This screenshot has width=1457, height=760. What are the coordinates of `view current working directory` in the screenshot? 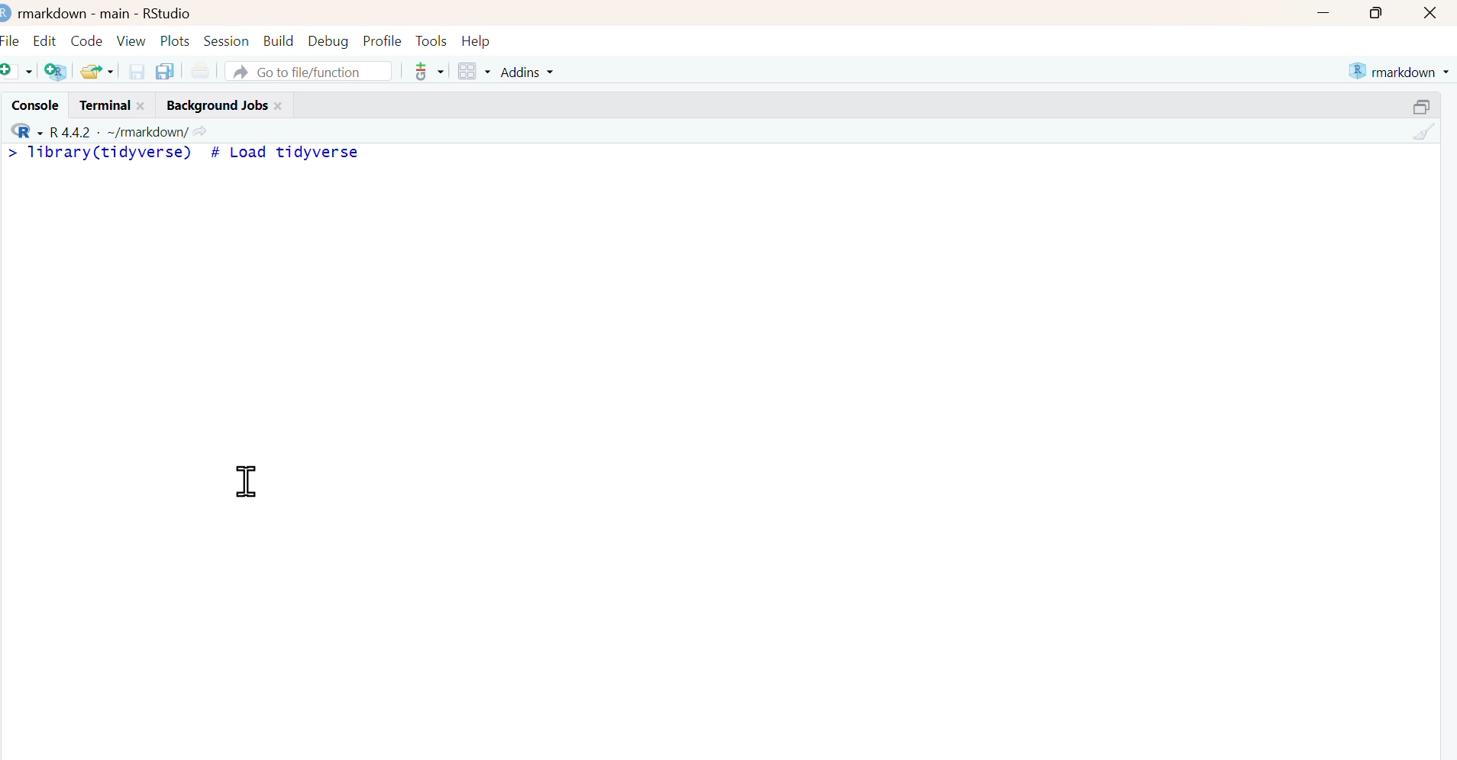 It's located at (201, 130).